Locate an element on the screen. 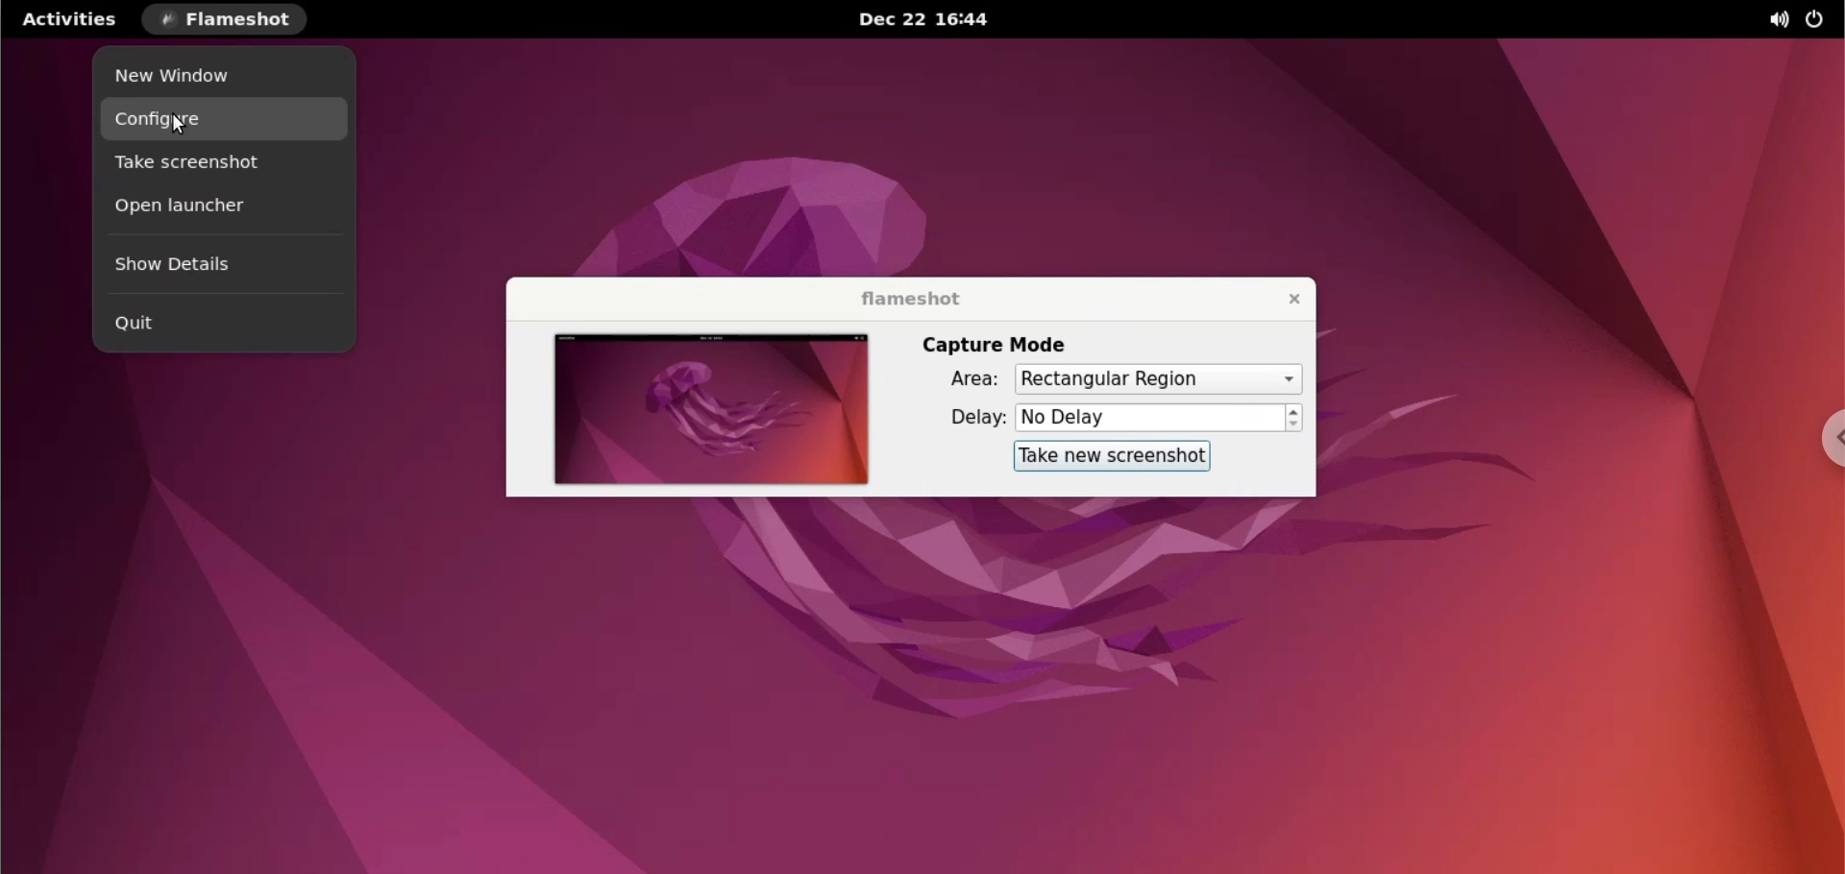  delay time input box is located at coordinates (1150, 419).